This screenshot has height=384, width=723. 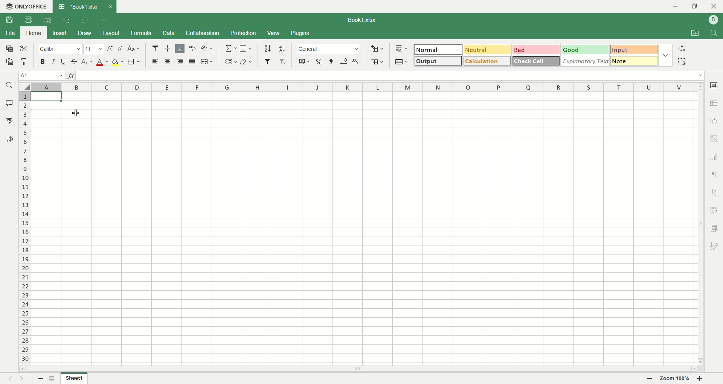 What do you see at coordinates (76, 113) in the screenshot?
I see `cursor` at bounding box center [76, 113].